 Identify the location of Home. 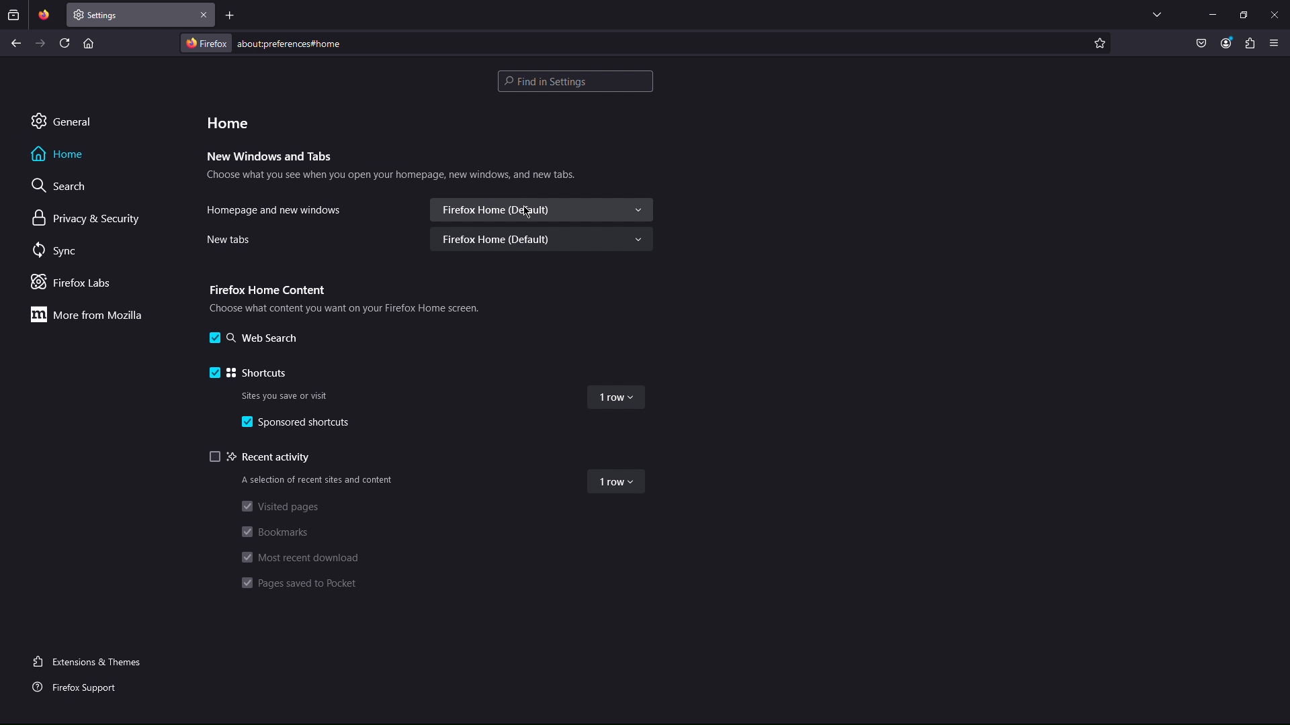
(228, 122).